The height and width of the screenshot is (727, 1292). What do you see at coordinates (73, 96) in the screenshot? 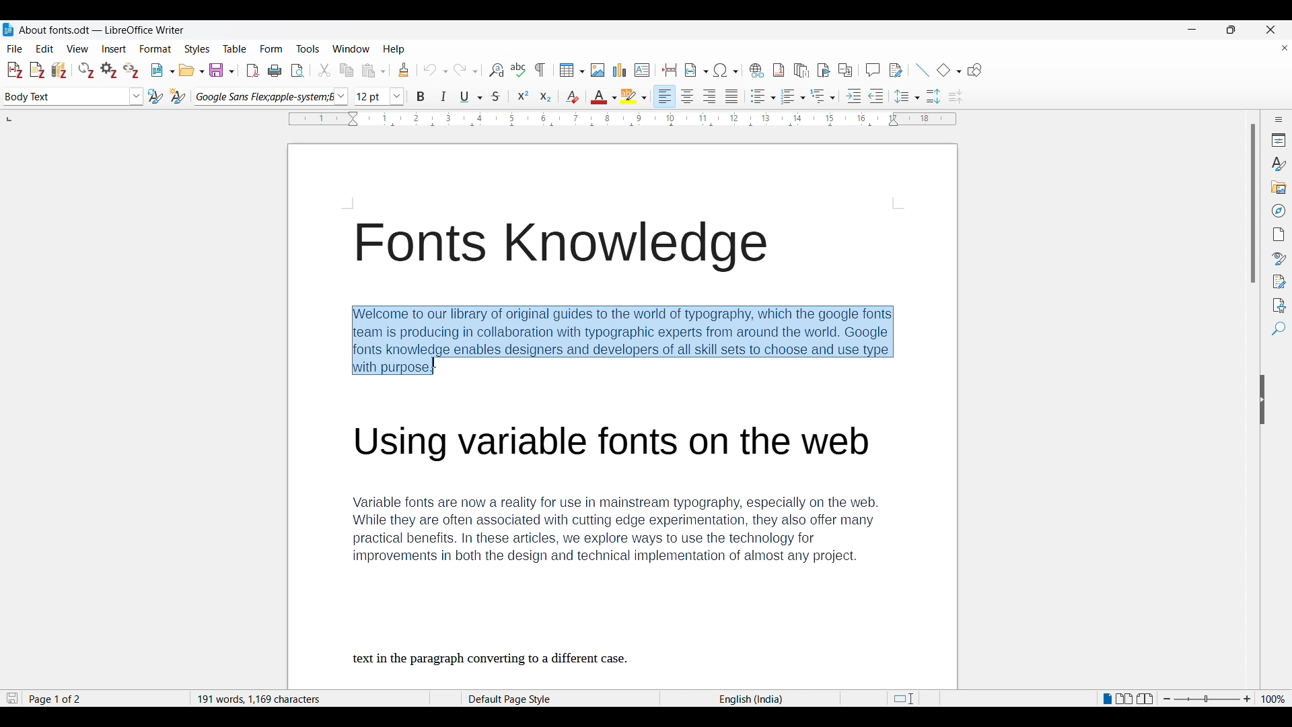
I see `Text style options` at bounding box center [73, 96].